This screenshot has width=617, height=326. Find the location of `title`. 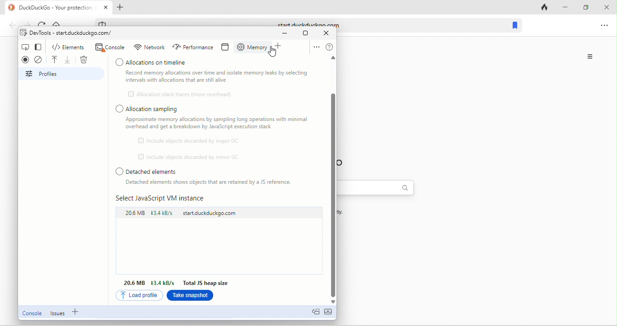

title is located at coordinates (58, 8).